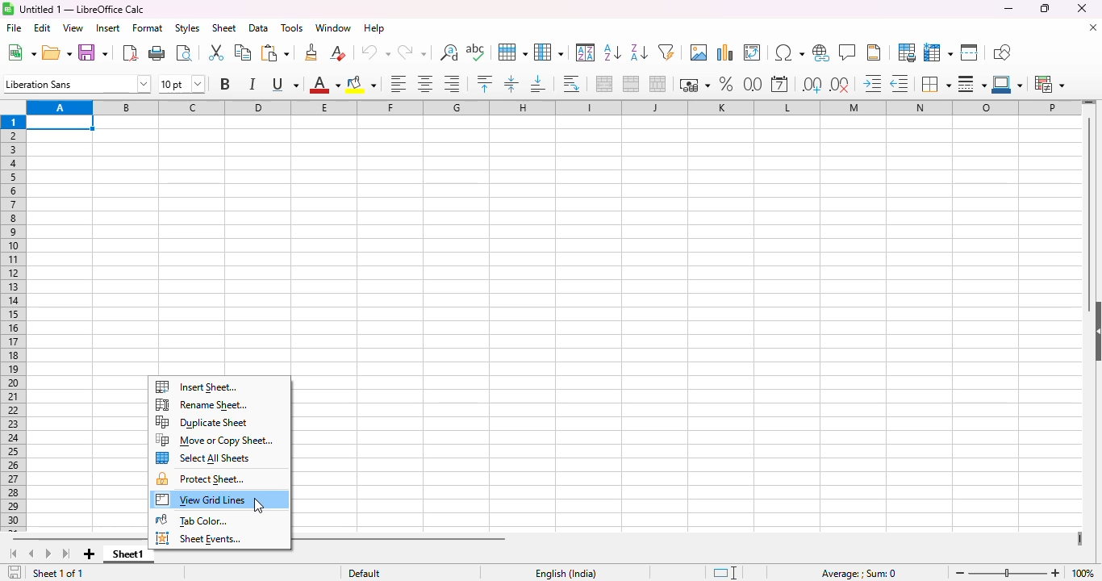 The height and width of the screenshot is (581, 1102). I want to click on cursor, so click(258, 505).